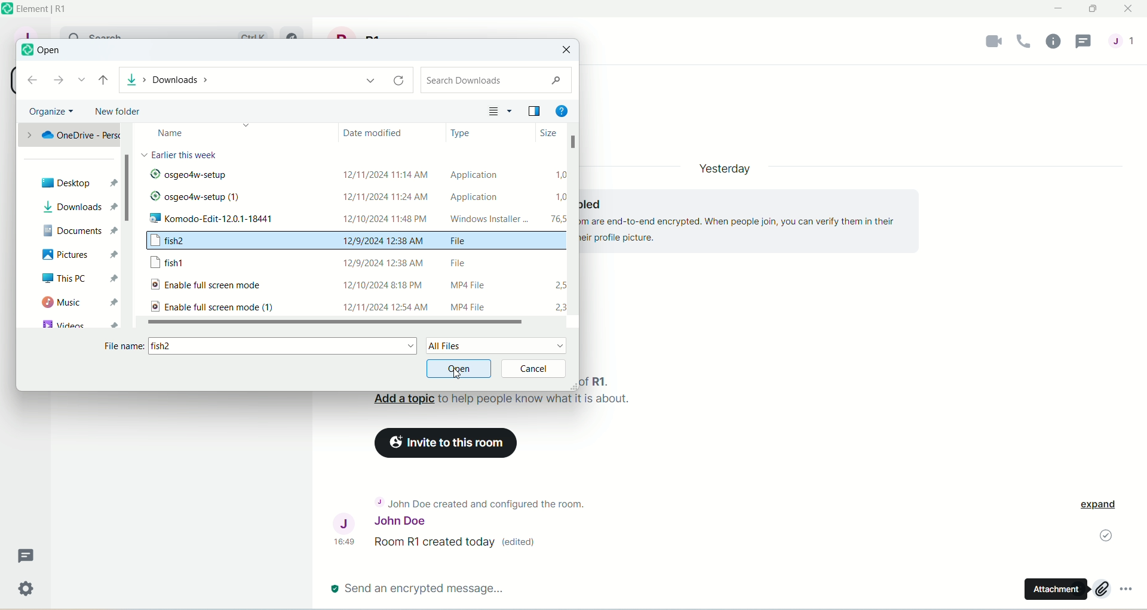  Describe the element at coordinates (261, 349) in the screenshot. I see `file name` at that location.